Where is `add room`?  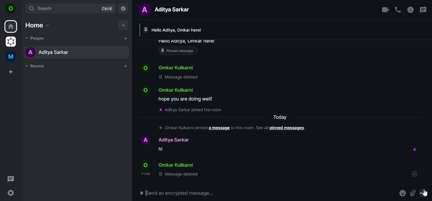
add room is located at coordinates (126, 66).